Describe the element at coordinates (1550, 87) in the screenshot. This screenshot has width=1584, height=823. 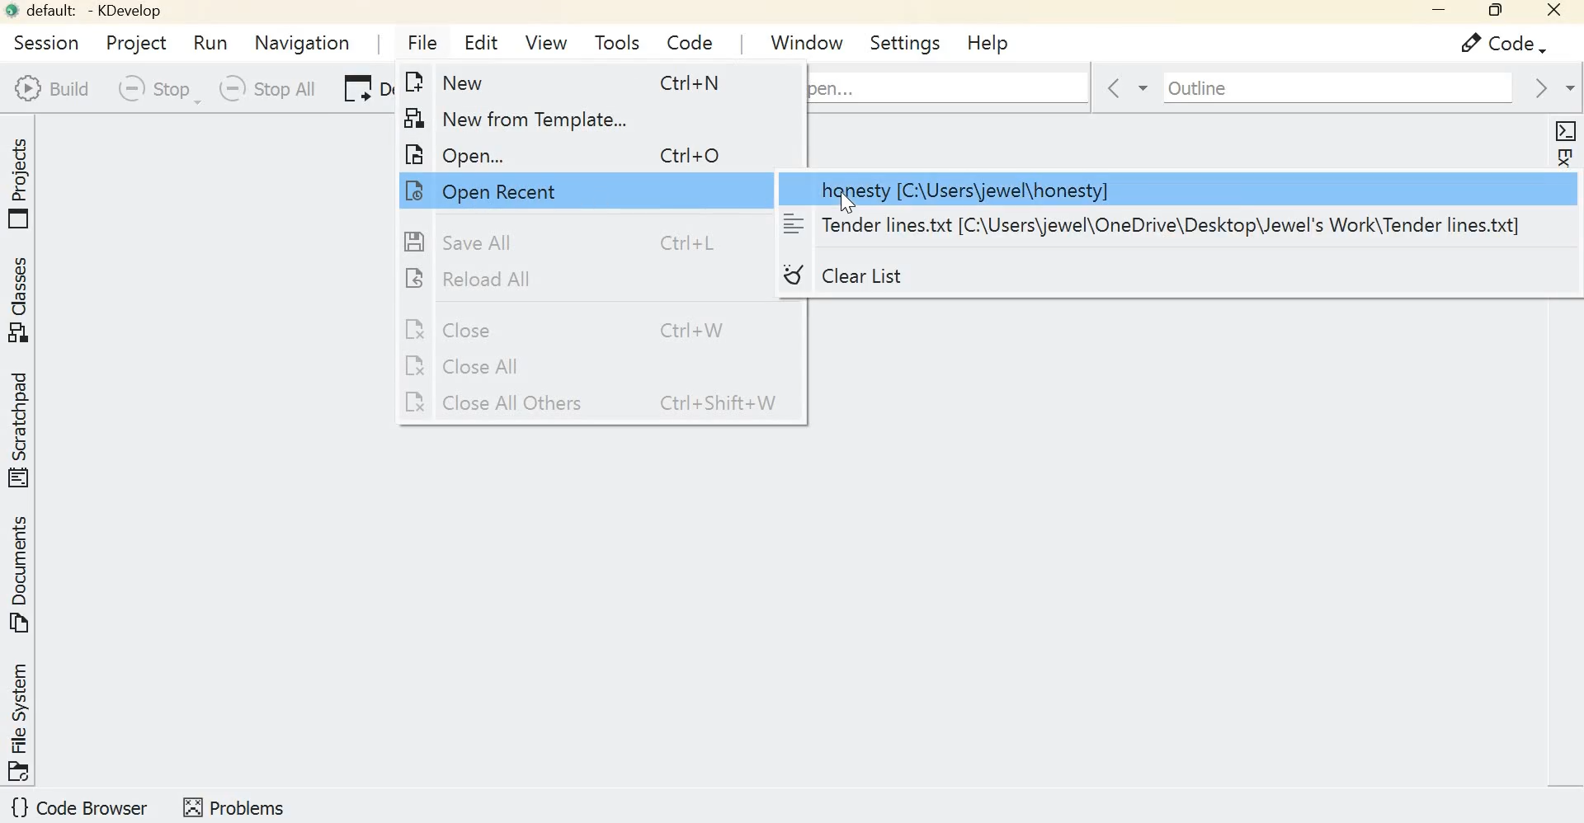
I see `Go forward in context history` at that location.